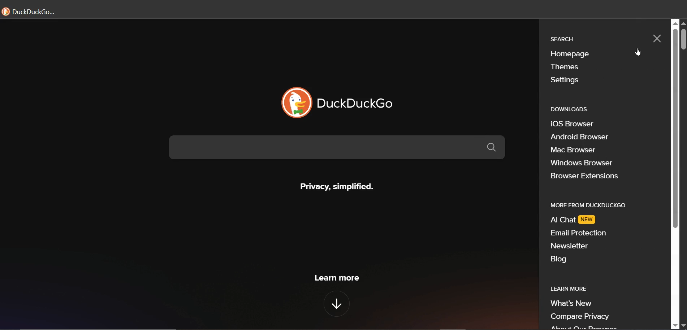  Describe the element at coordinates (562, 38) in the screenshot. I see `SEARCH` at that location.